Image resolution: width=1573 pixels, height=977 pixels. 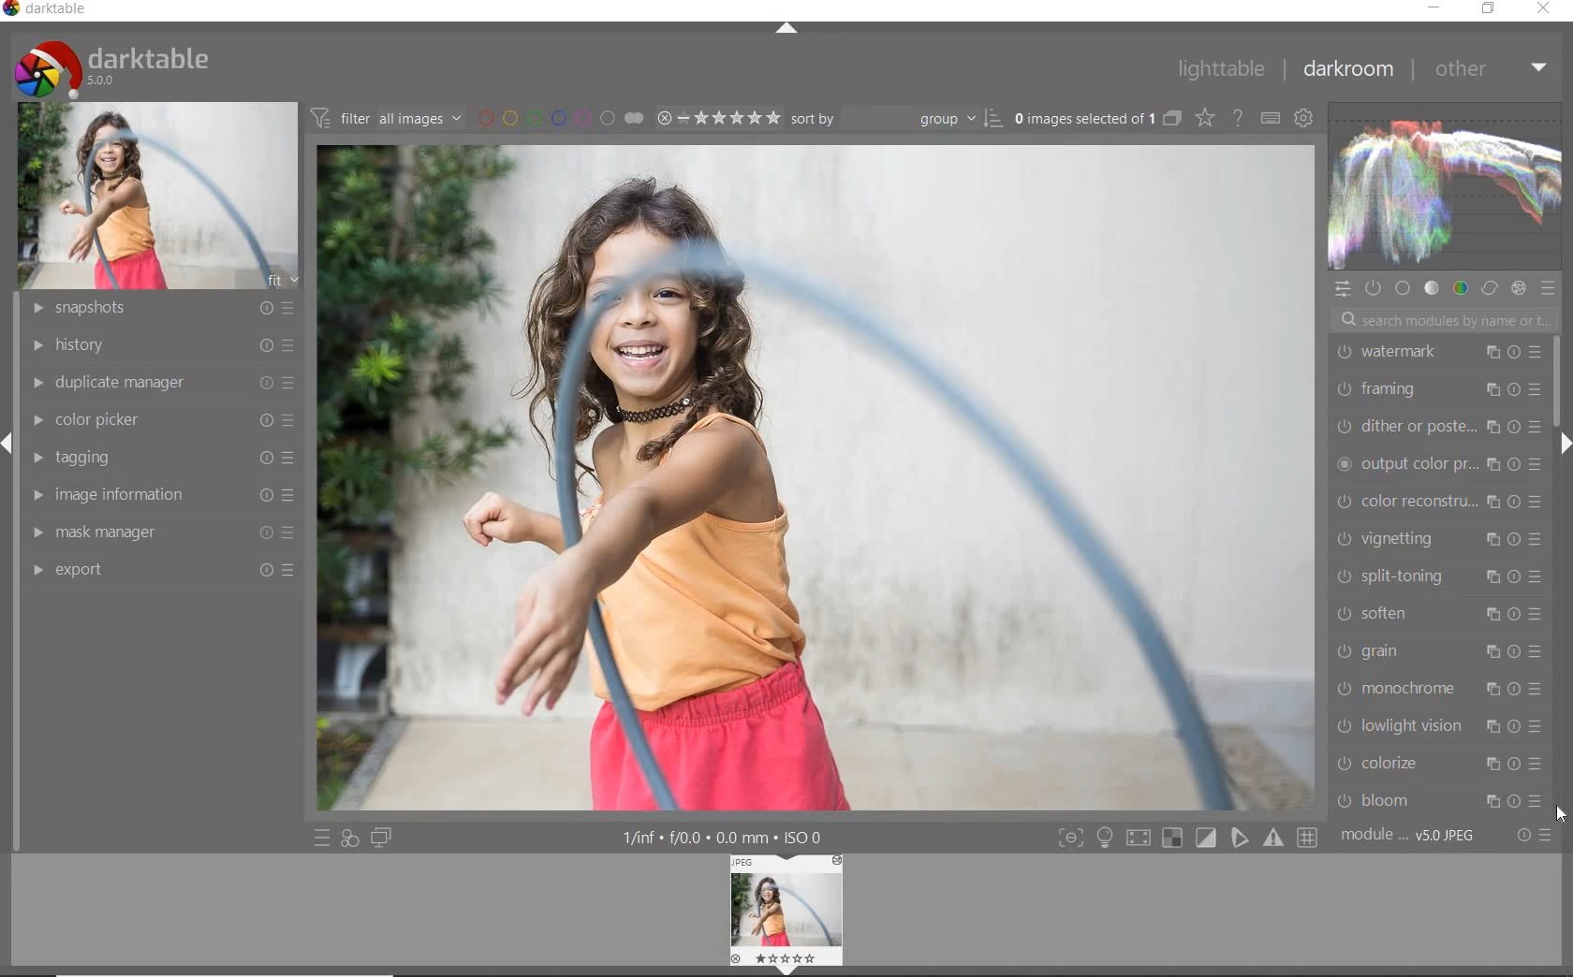 I want to click on color picker, so click(x=168, y=416).